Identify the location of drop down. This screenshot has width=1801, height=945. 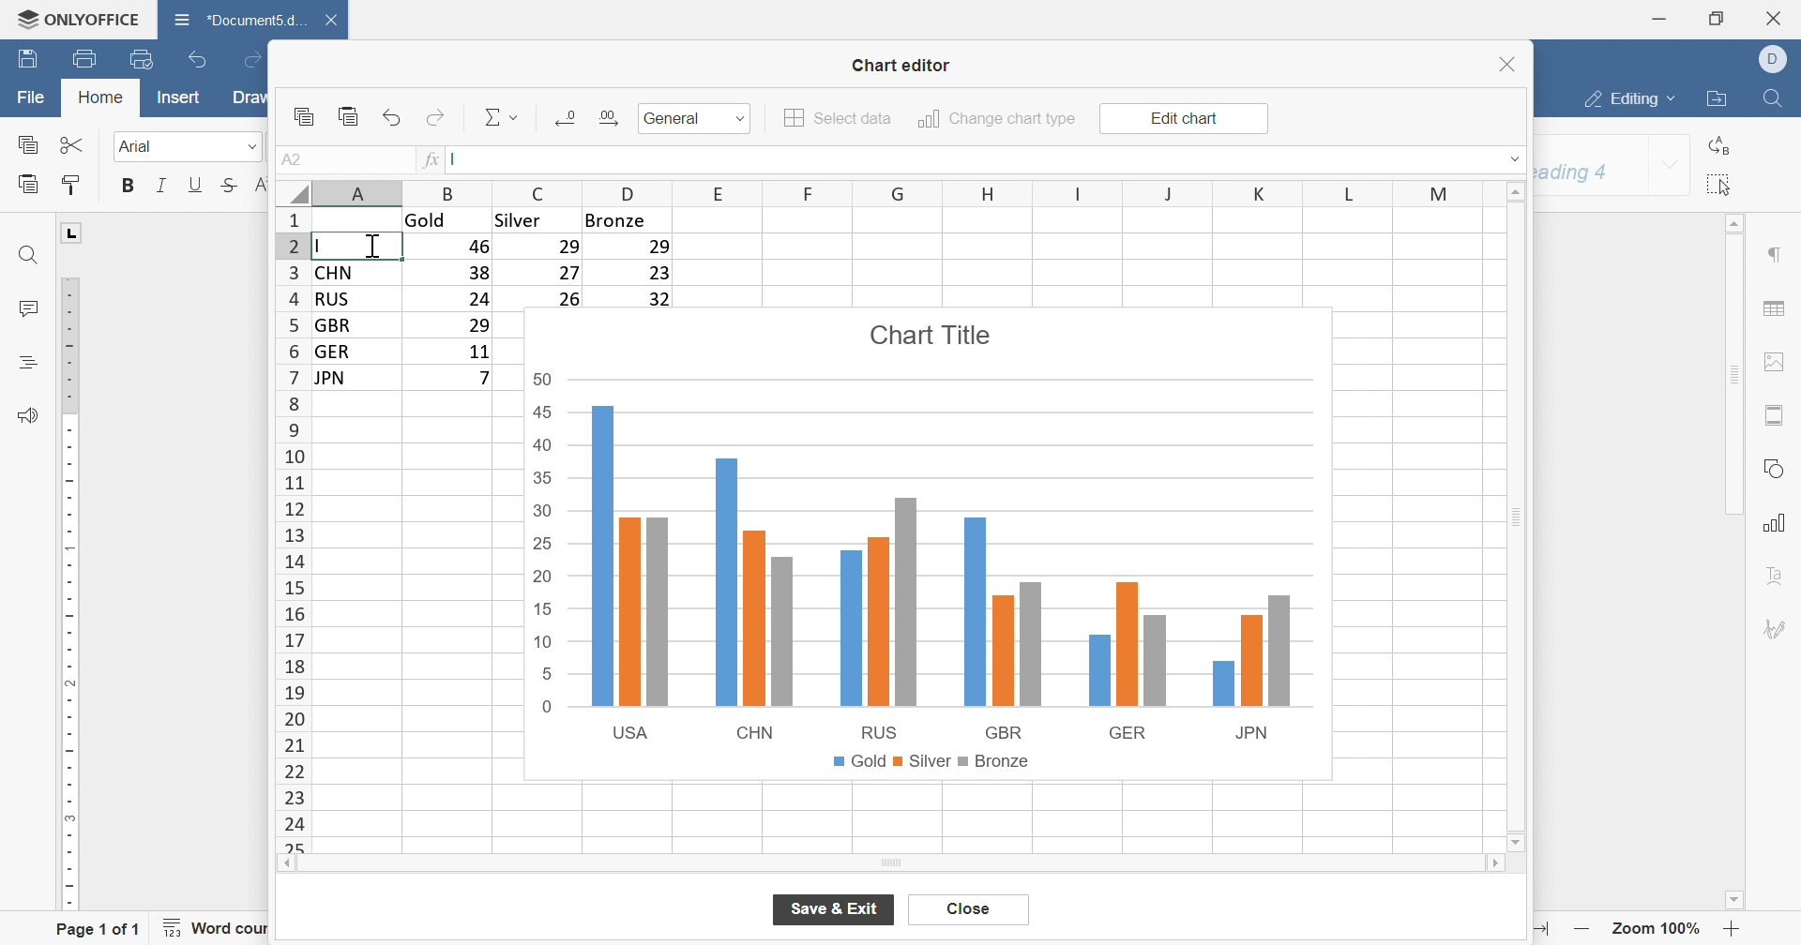
(1517, 157).